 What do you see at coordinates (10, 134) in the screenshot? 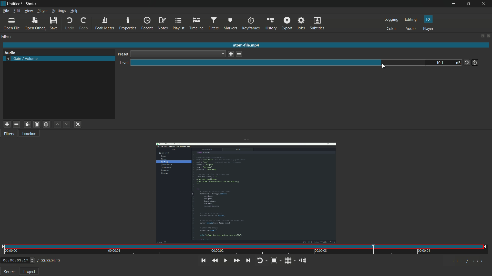
I see `Filters` at bounding box center [10, 134].